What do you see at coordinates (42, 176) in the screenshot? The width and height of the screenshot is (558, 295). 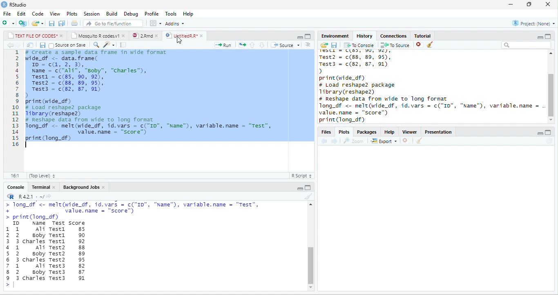 I see `Top Level` at bounding box center [42, 176].